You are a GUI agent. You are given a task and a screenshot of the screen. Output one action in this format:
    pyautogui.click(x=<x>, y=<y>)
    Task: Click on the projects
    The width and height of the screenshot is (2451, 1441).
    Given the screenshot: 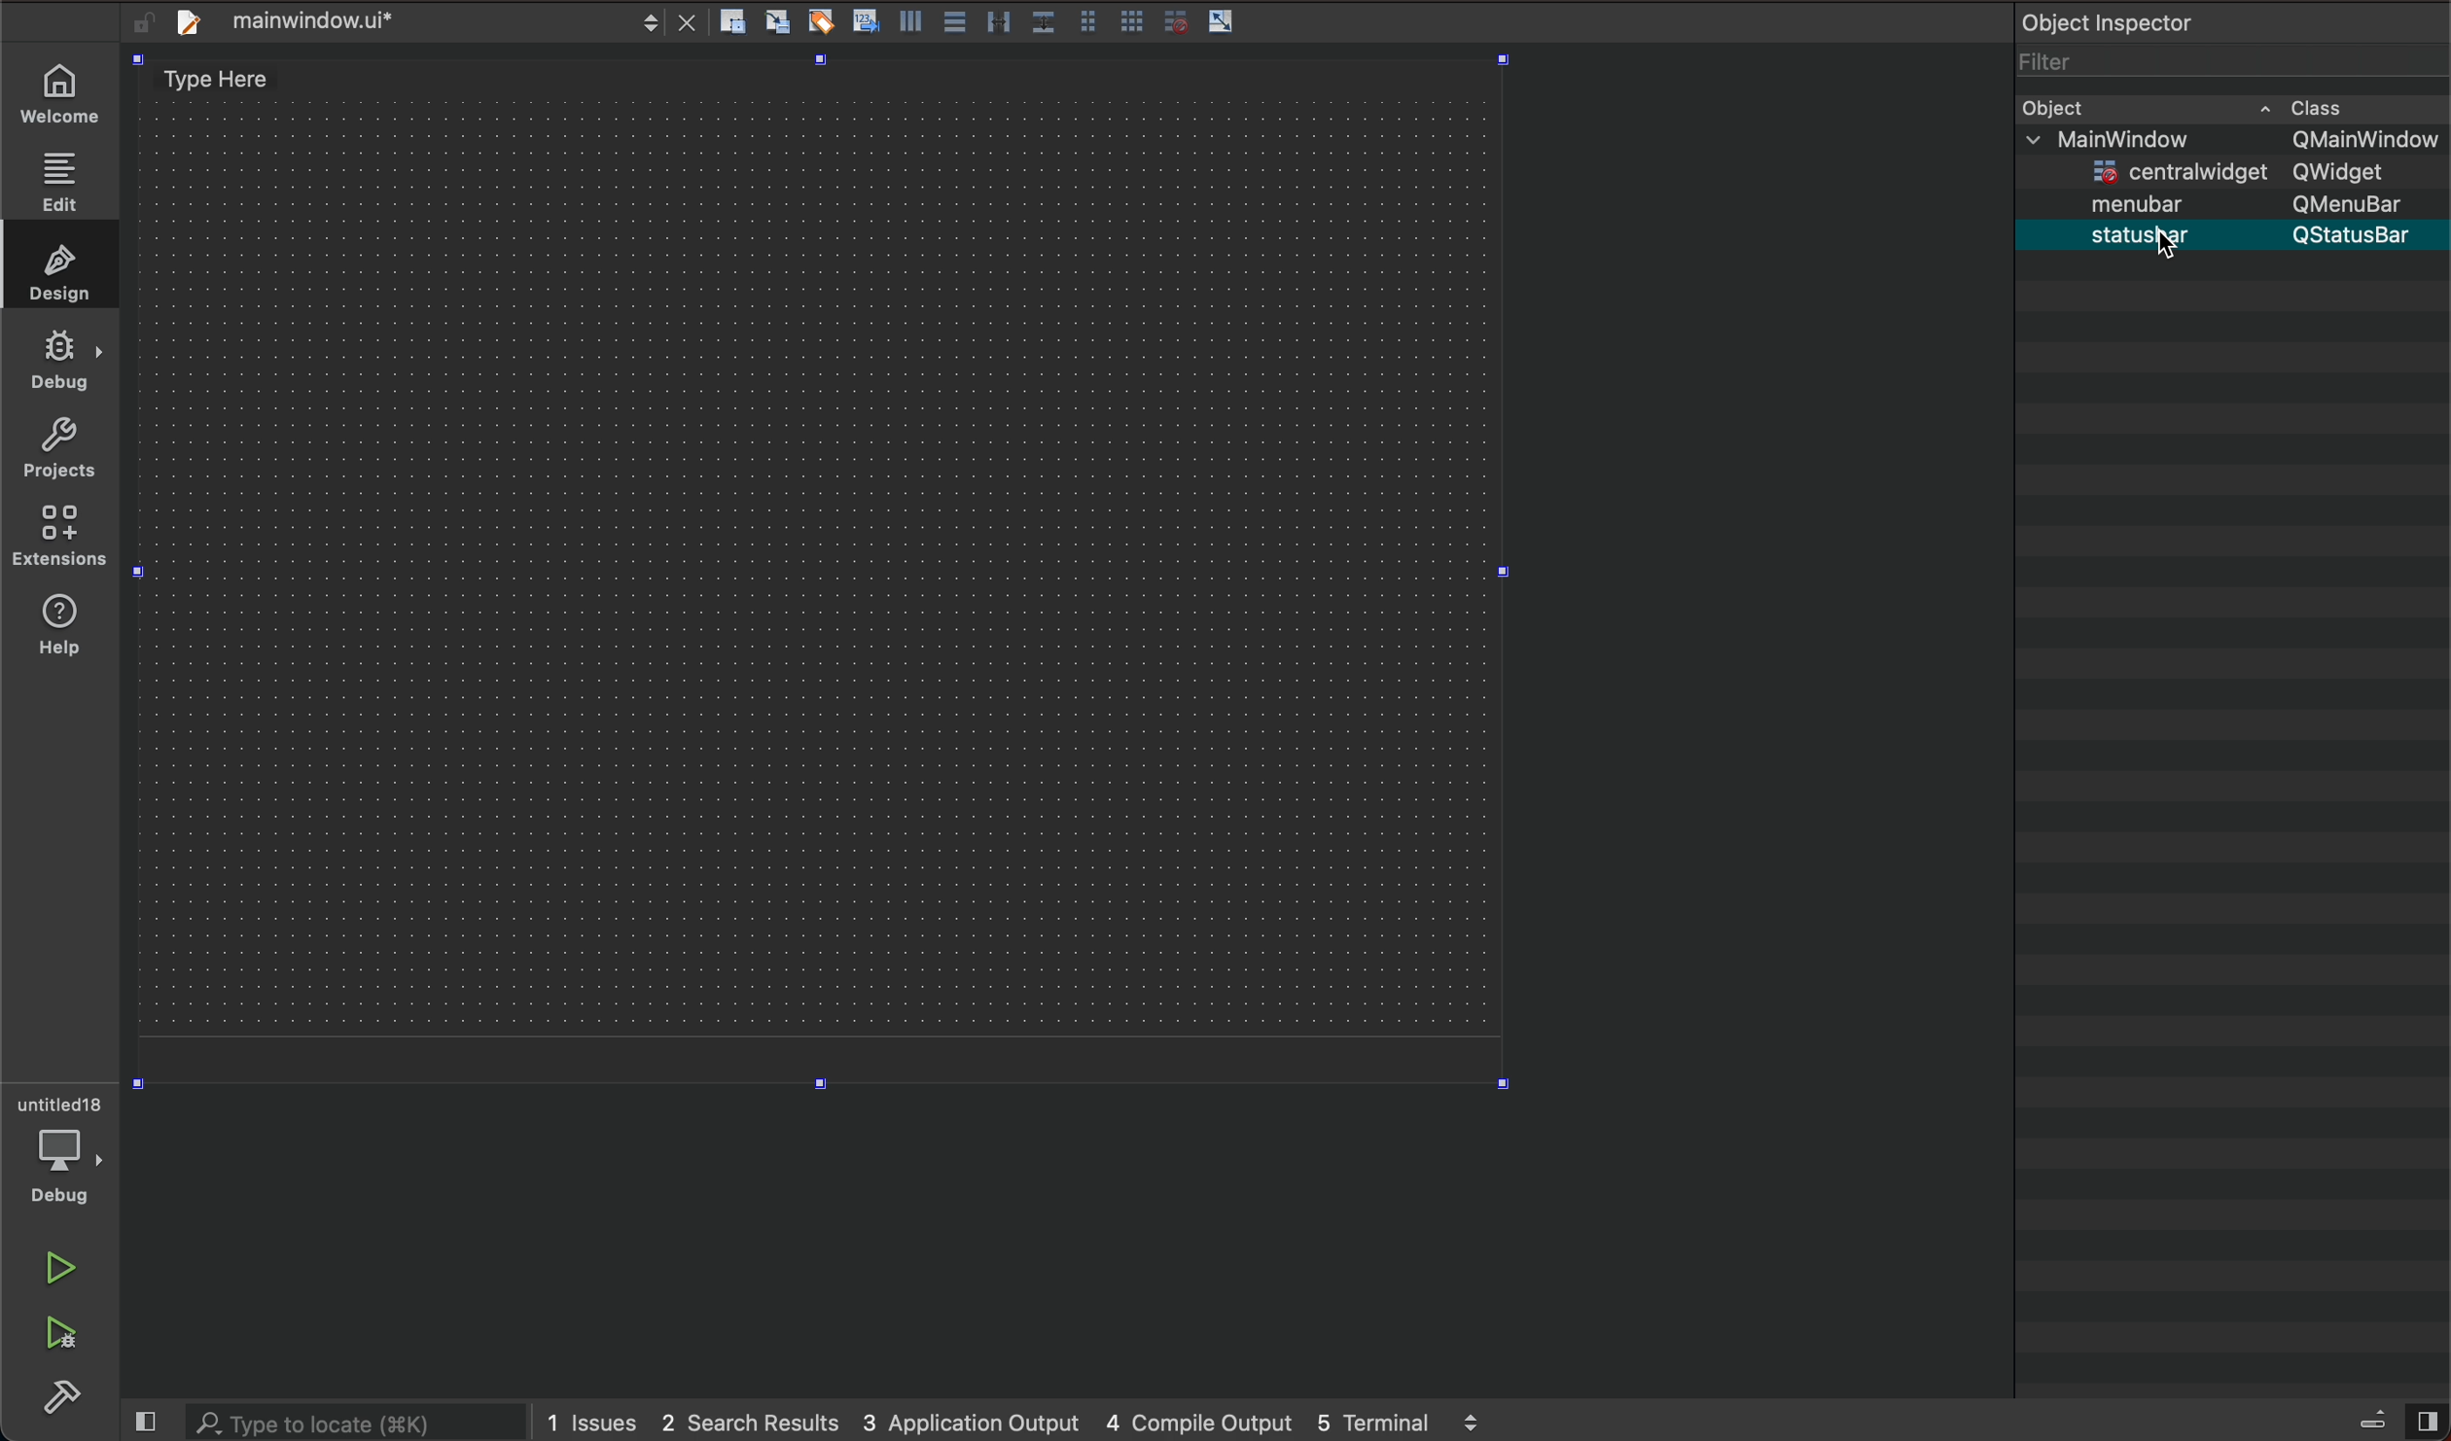 What is the action you would take?
    pyautogui.click(x=57, y=456)
    